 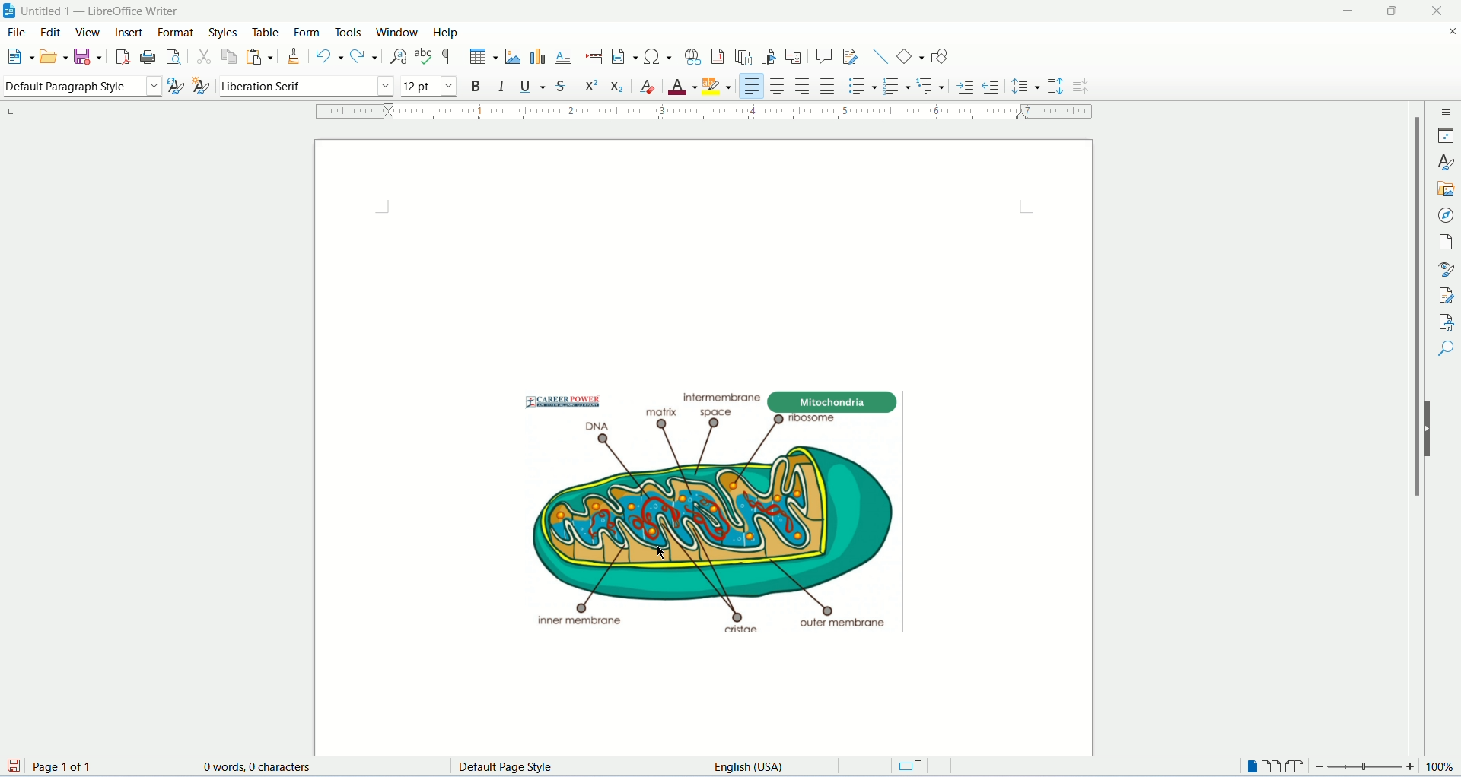 I want to click on single page view, so click(x=1249, y=768).